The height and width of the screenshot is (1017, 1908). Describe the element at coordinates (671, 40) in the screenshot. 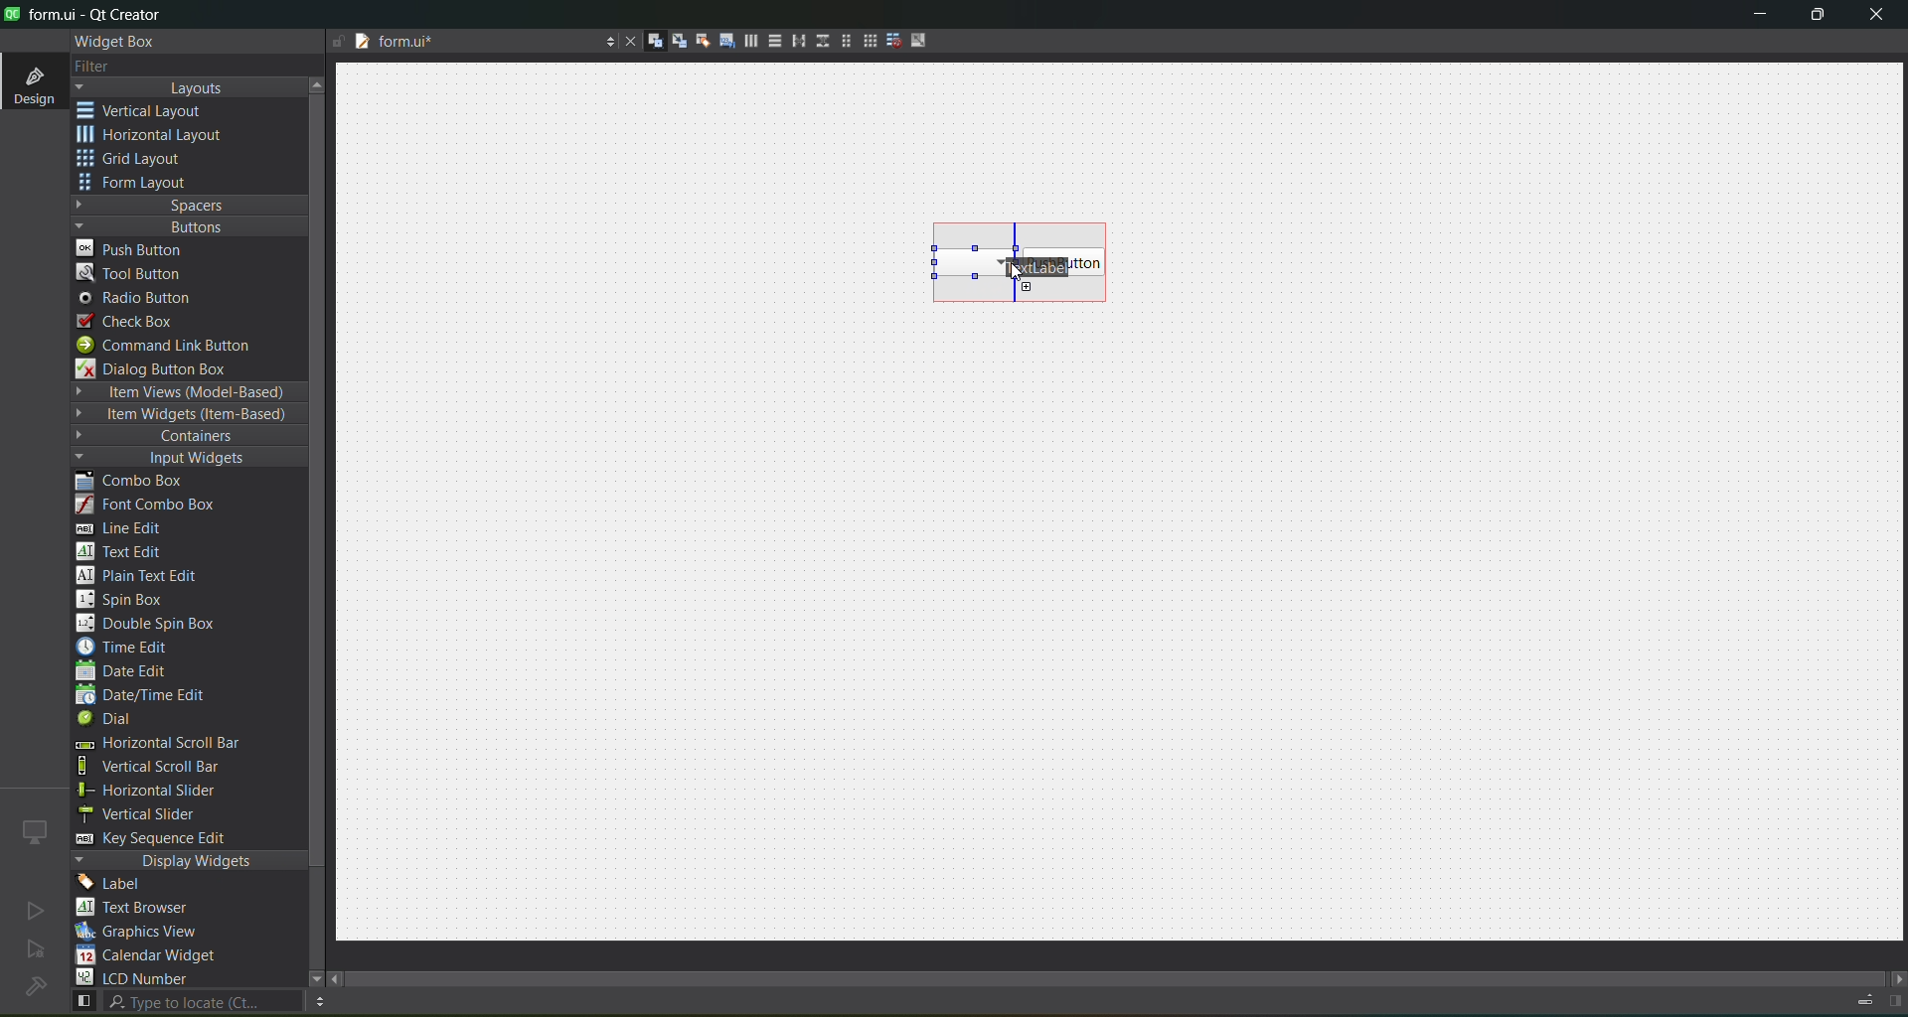

I see `edit signals` at that location.